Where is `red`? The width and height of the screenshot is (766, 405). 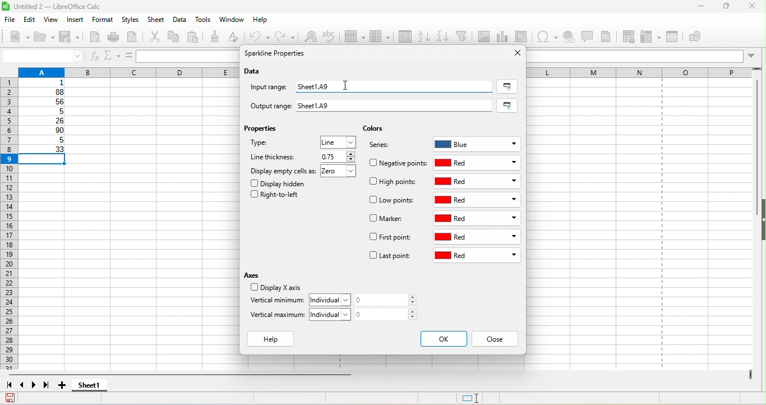
red is located at coordinates (477, 256).